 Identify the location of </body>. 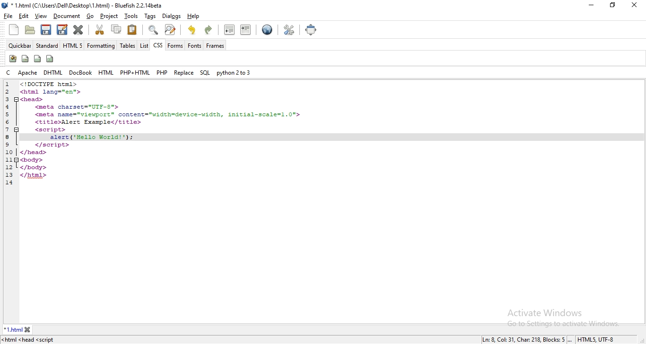
(33, 167).